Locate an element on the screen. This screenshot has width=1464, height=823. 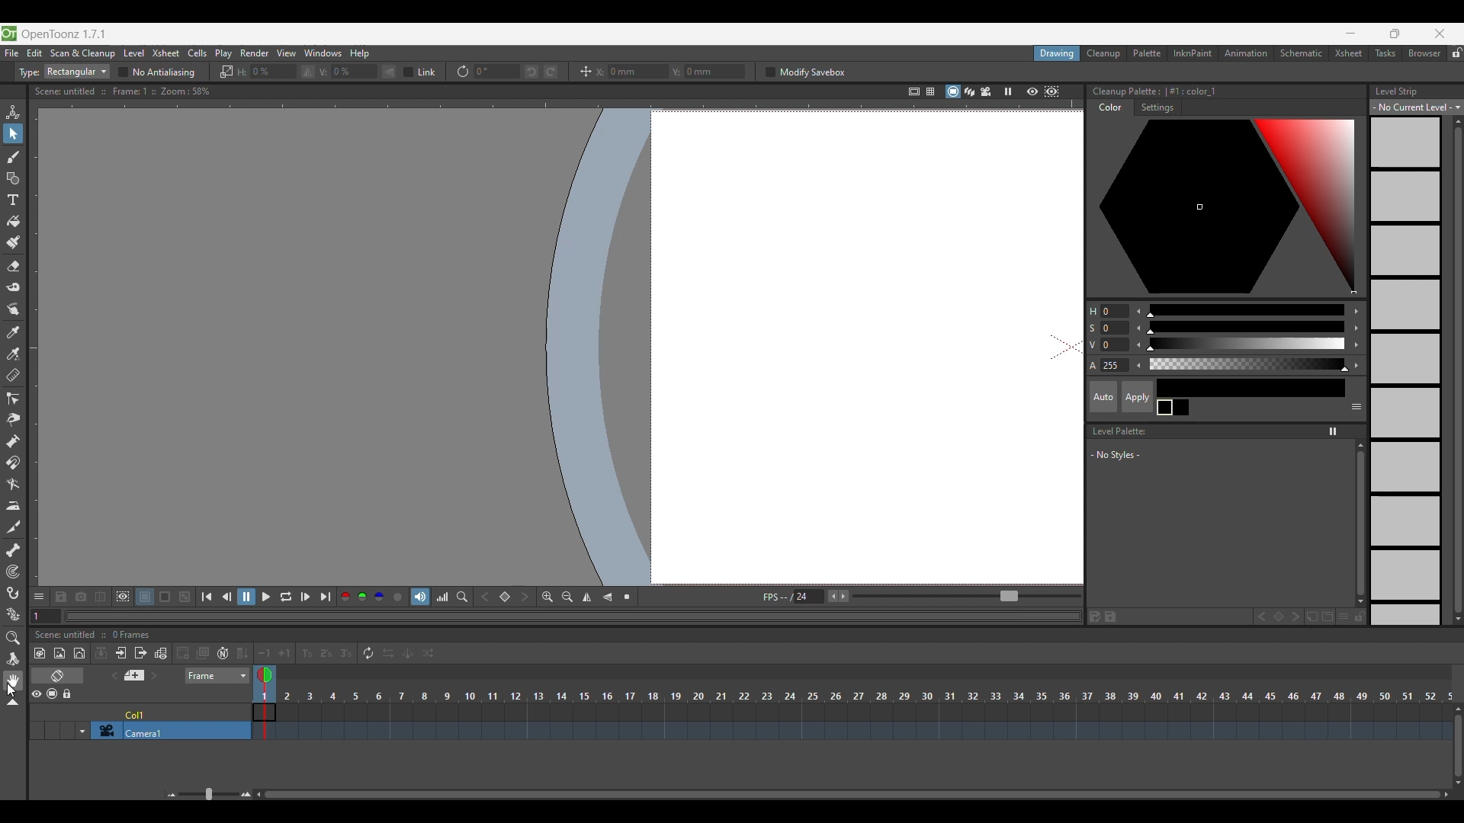
Link is located at coordinates (419, 72).